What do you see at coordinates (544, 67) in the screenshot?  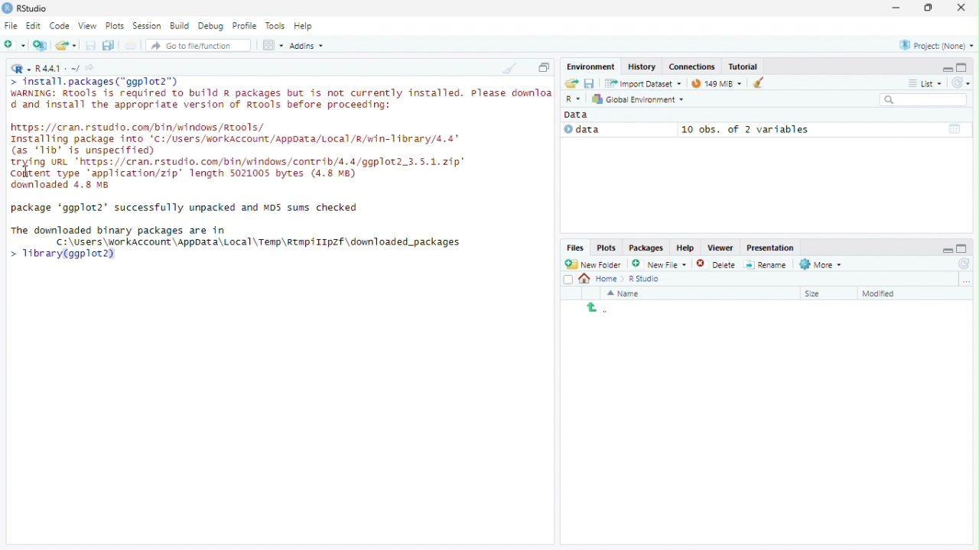 I see `Maximize` at bounding box center [544, 67].